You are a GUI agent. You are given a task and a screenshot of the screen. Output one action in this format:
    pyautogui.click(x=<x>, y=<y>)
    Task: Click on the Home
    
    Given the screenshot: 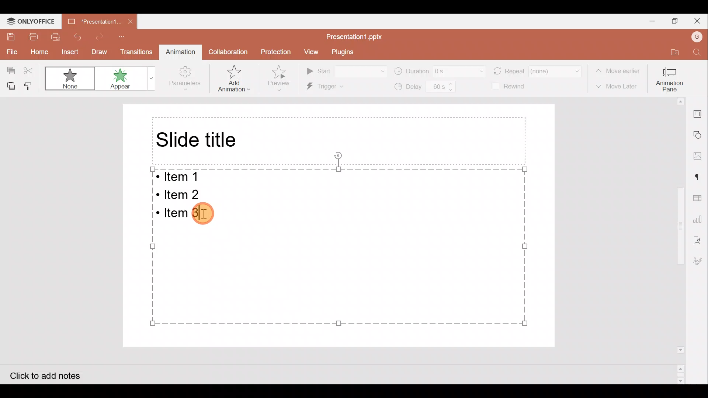 What is the action you would take?
    pyautogui.click(x=35, y=50)
    